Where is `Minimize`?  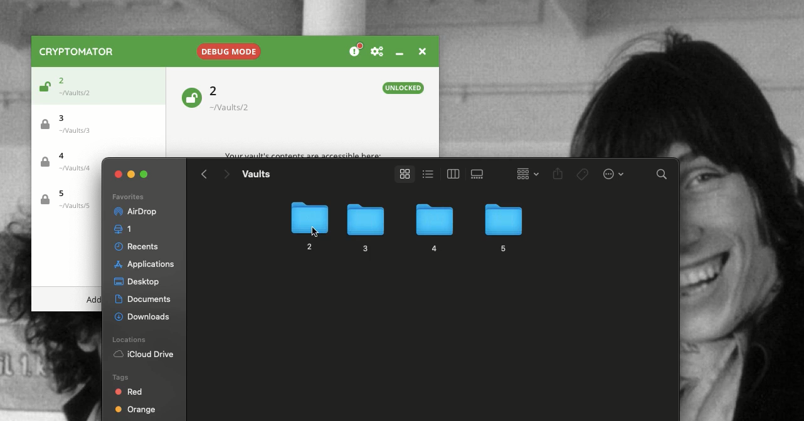
Minimize is located at coordinates (399, 53).